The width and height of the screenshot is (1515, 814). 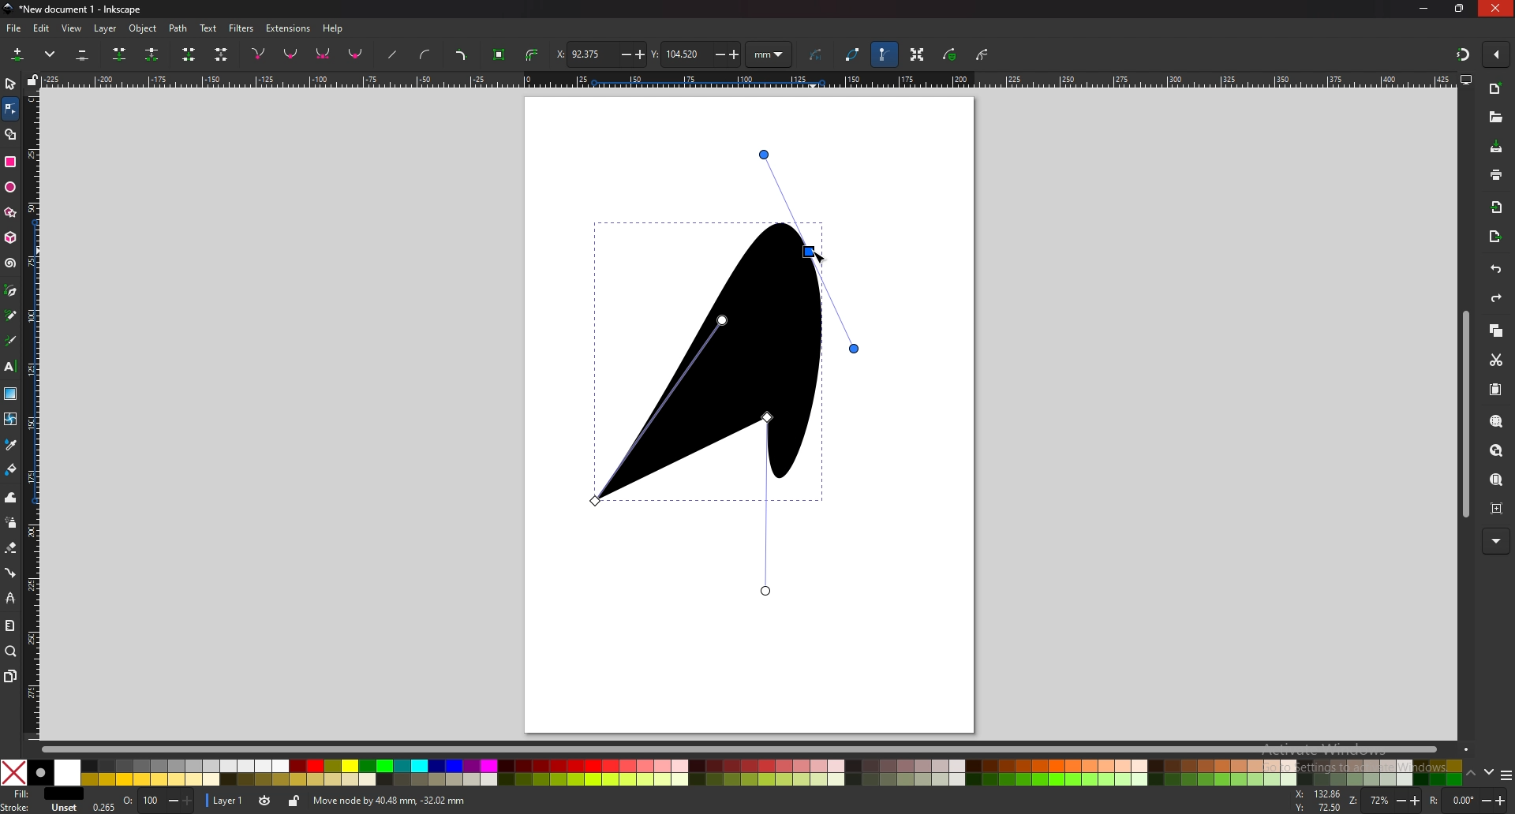 What do you see at coordinates (157, 801) in the screenshot?
I see `opacity` at bounding box center [157, 801].